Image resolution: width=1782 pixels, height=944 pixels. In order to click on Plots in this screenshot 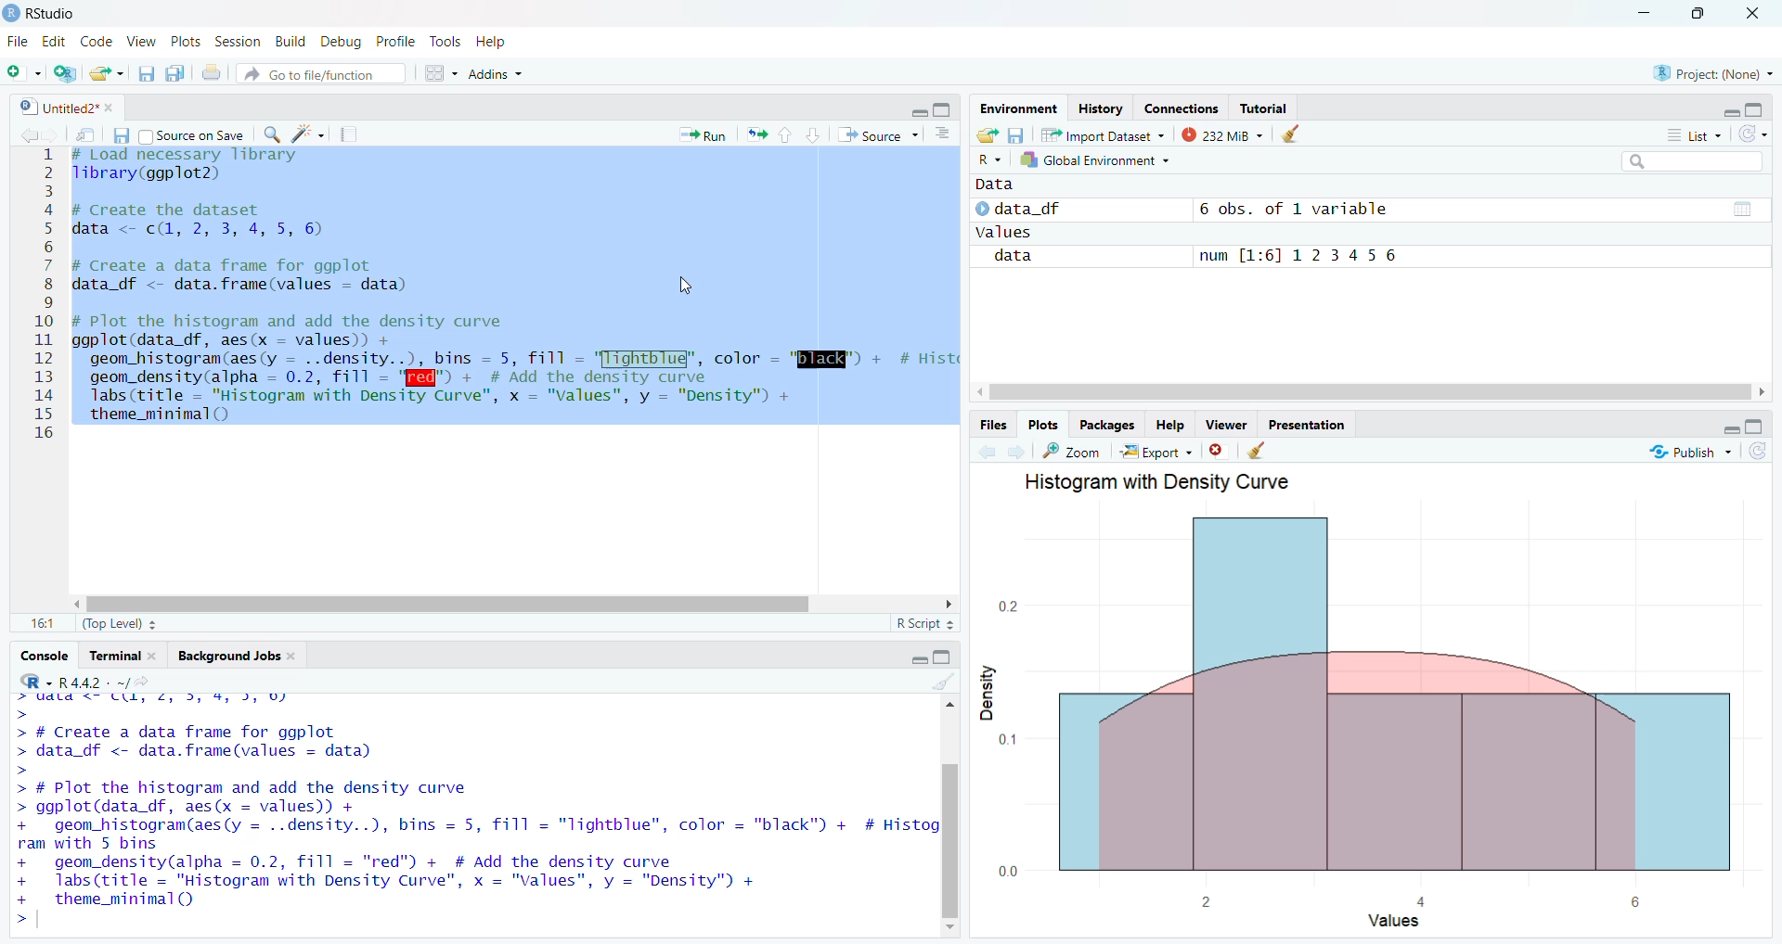, I will do `click(186, 42)`.